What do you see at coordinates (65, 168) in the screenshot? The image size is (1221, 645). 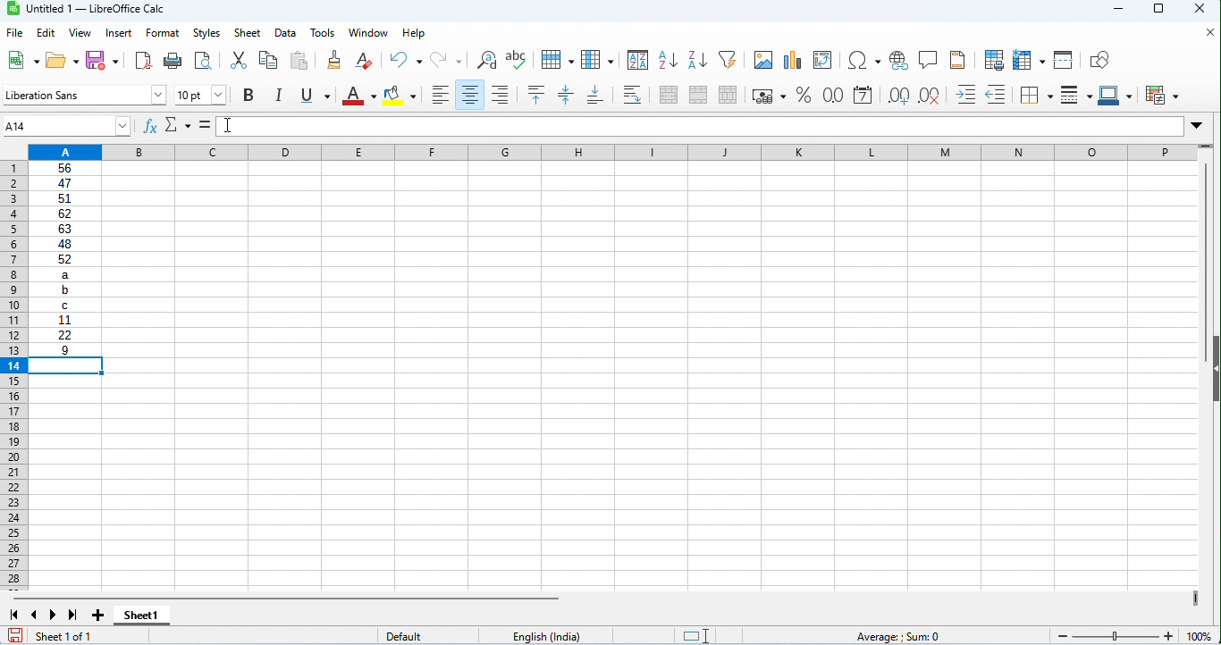 I see `56` at bounding box center [65, 168].